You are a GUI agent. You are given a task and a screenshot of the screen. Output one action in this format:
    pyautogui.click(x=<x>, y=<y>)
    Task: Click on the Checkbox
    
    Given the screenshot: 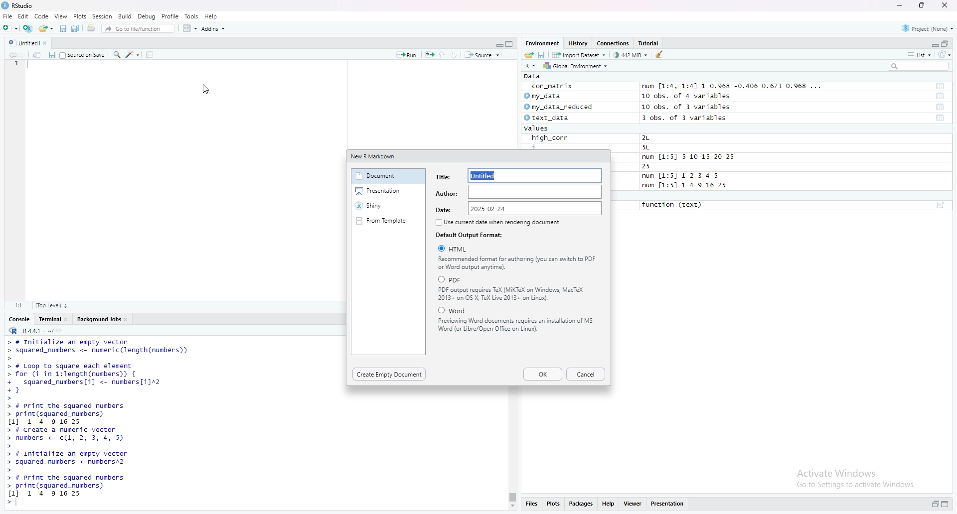 What is the action you would take?
    pyautogui.click(x=437, y=222)
    